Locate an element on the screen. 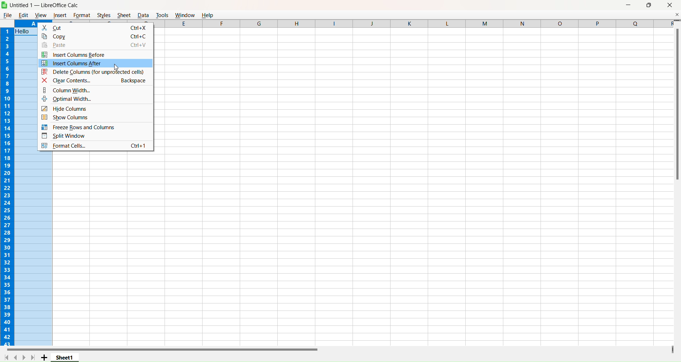 This screenshot has height=362, width=681. Hello is located at coordinates (24, 31).